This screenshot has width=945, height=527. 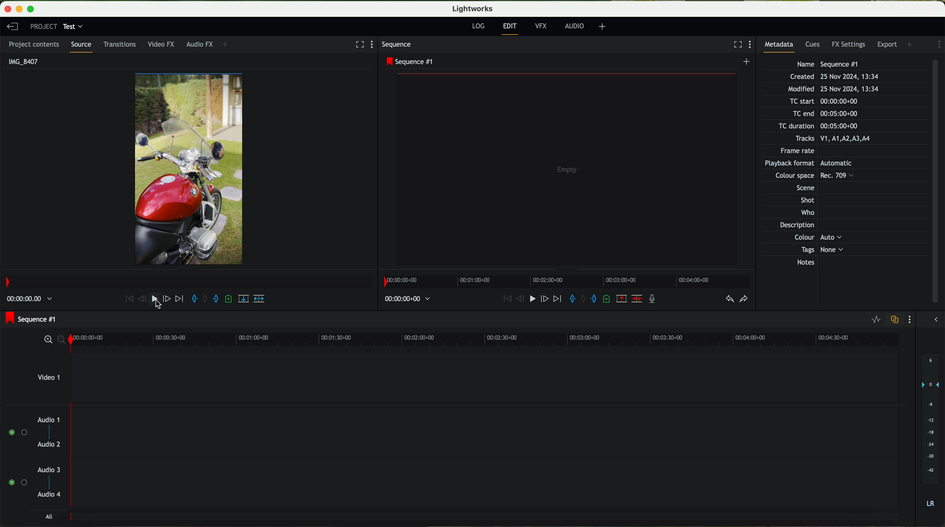 What do you see at coordinates (17, 458) in the screenshot?
I see `enable audio tracks` at bounding box center [17, 458].